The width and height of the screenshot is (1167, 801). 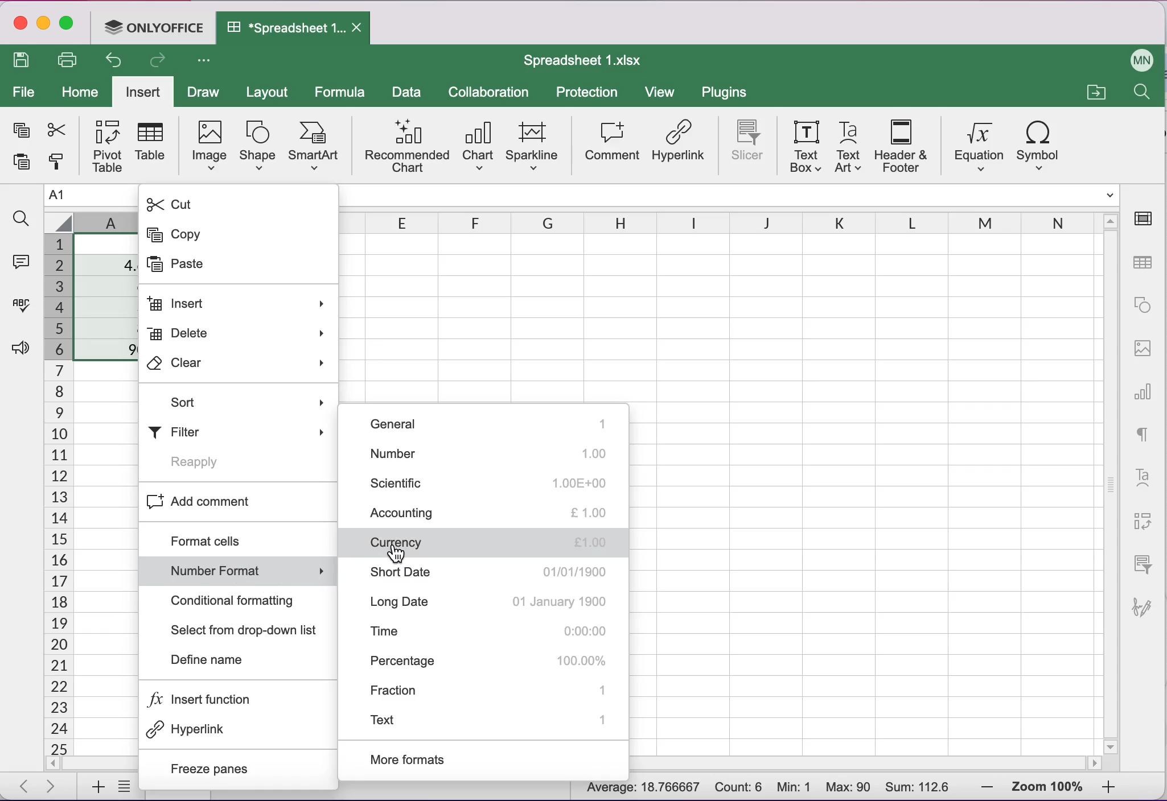 What do you see at coordinates (154, 145) in the screenshot?
I see `table` at bounding box center [154, 145].